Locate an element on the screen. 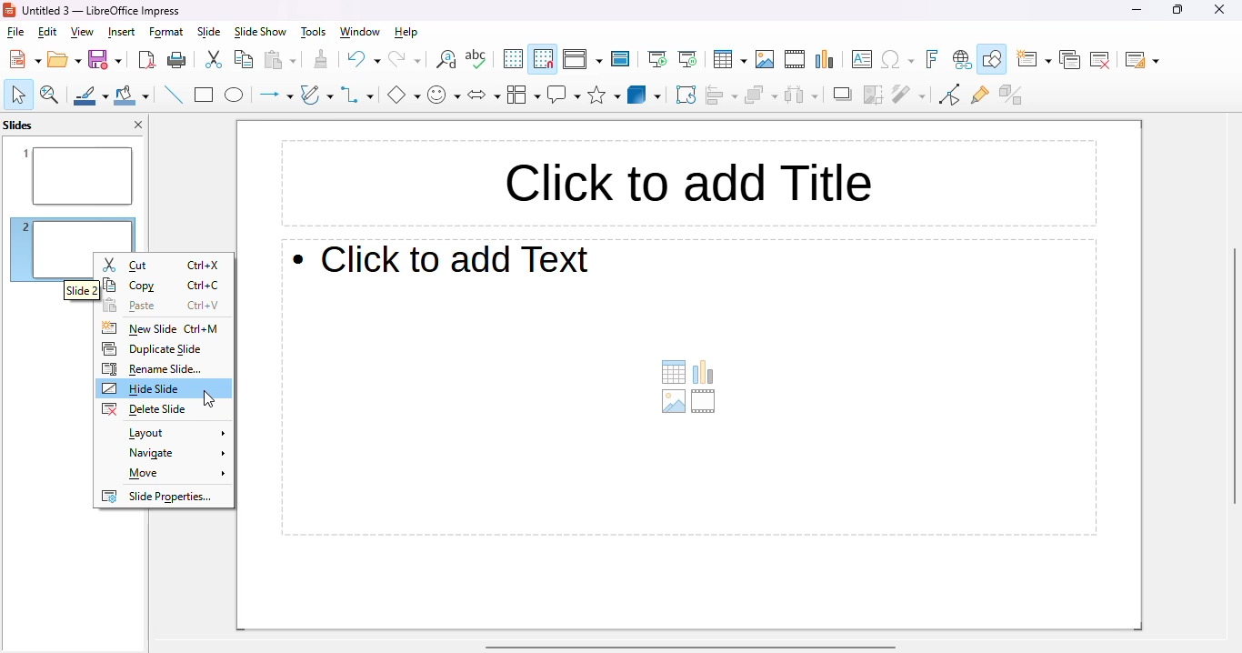 This screenshot has height=653, width=1242. move is located at coordinates (174, 475).